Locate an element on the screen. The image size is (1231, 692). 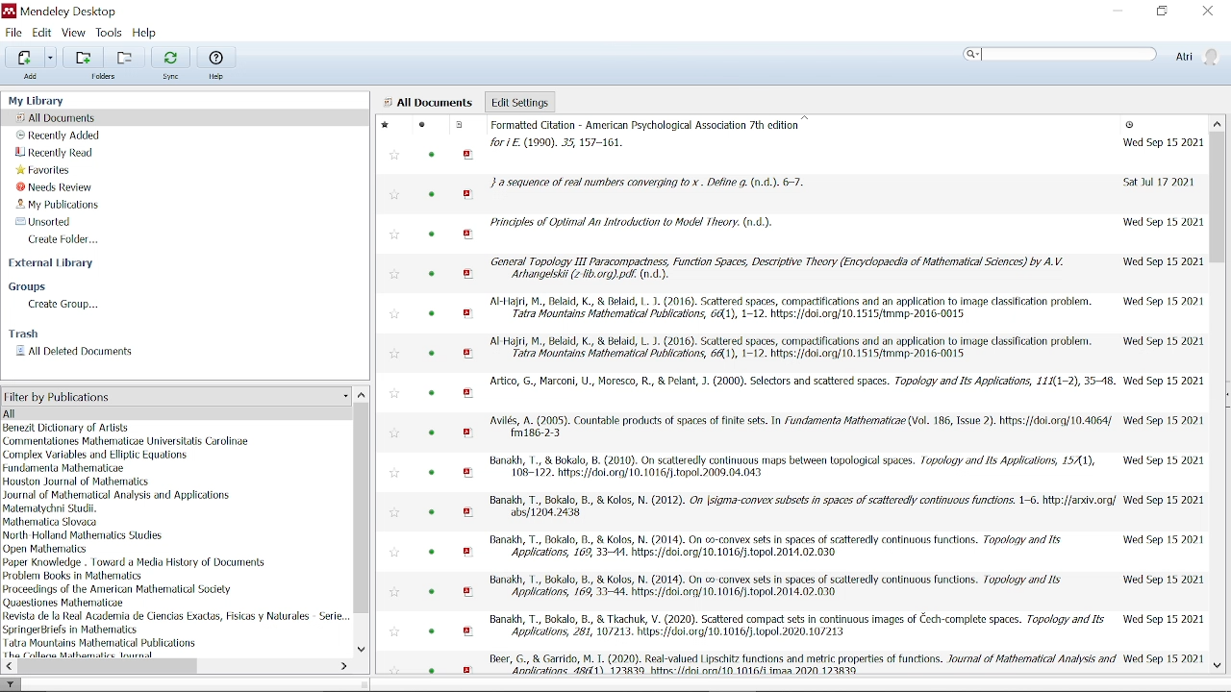
folders is located at coordinates (105, 79).